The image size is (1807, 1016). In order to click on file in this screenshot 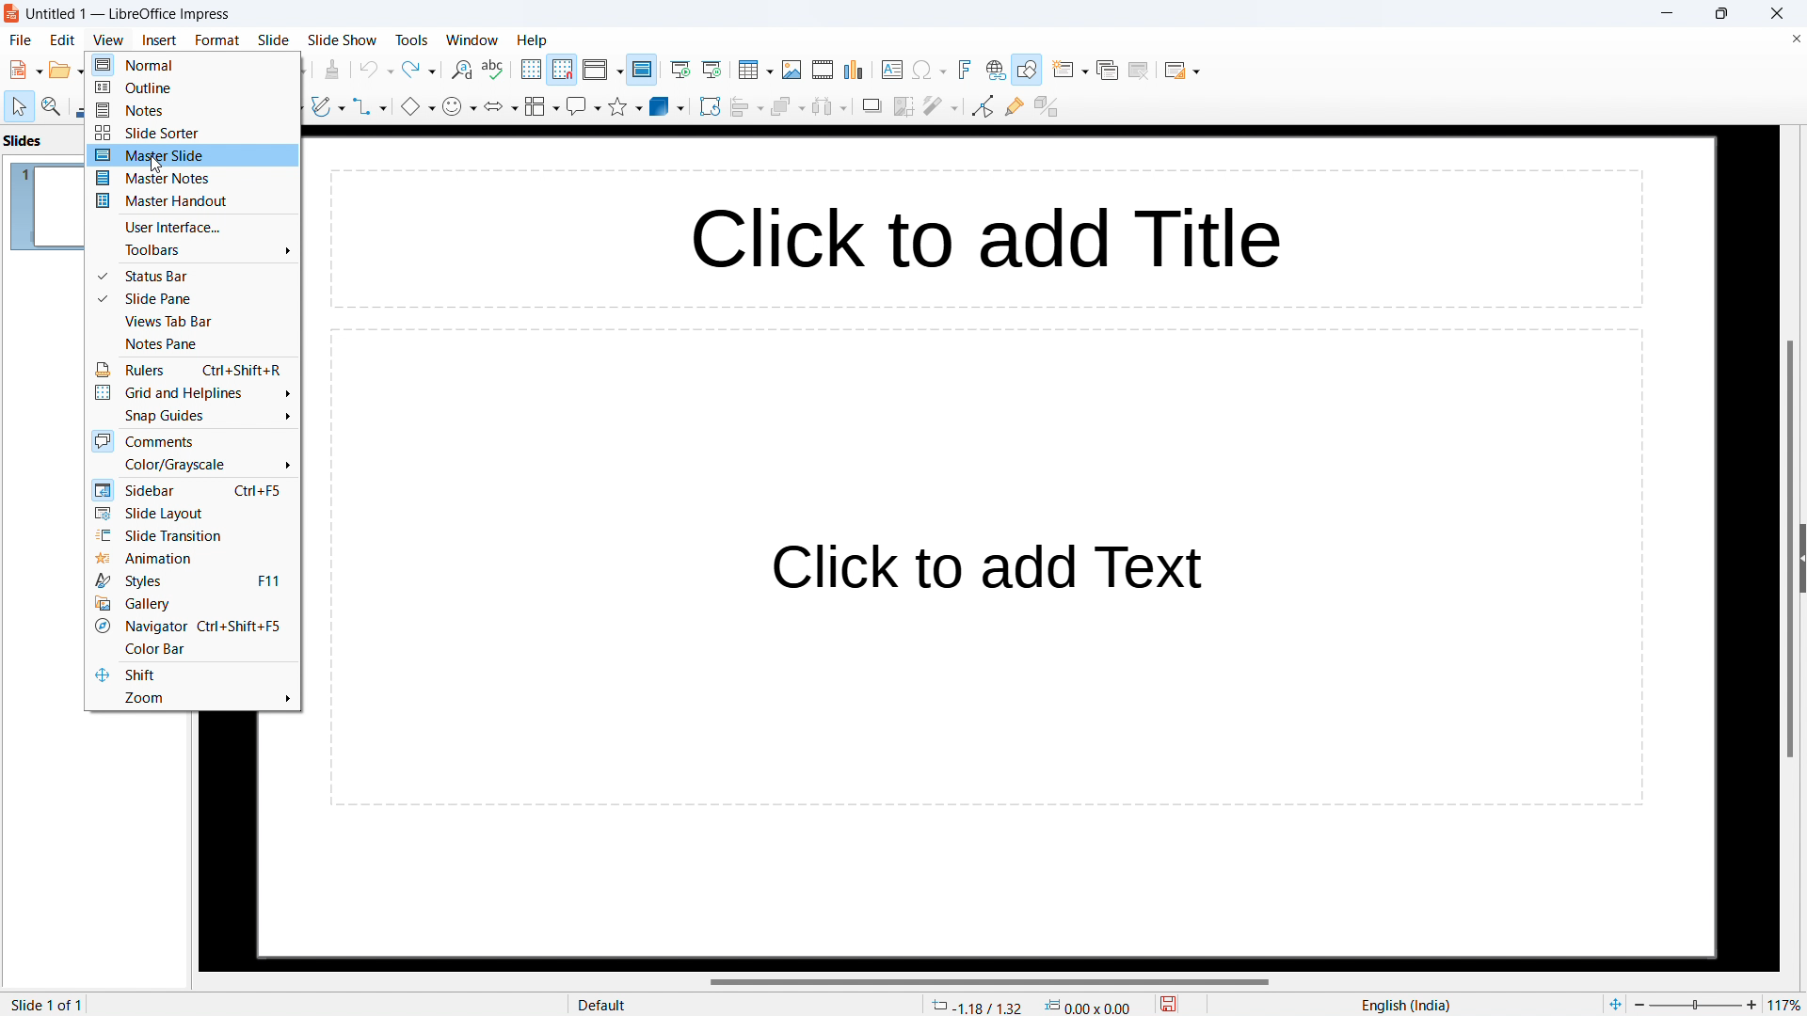, I will do `click(21, 40)`.